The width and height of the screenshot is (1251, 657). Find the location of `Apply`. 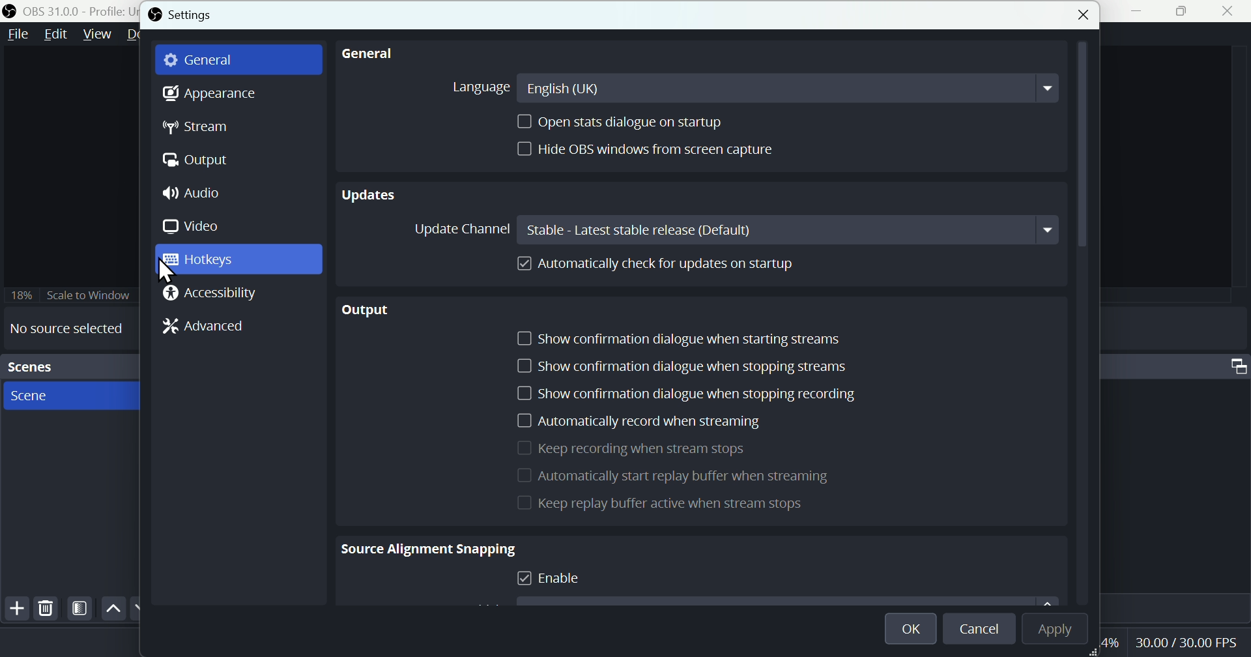

Apply is located at coordinates (1056, 626).